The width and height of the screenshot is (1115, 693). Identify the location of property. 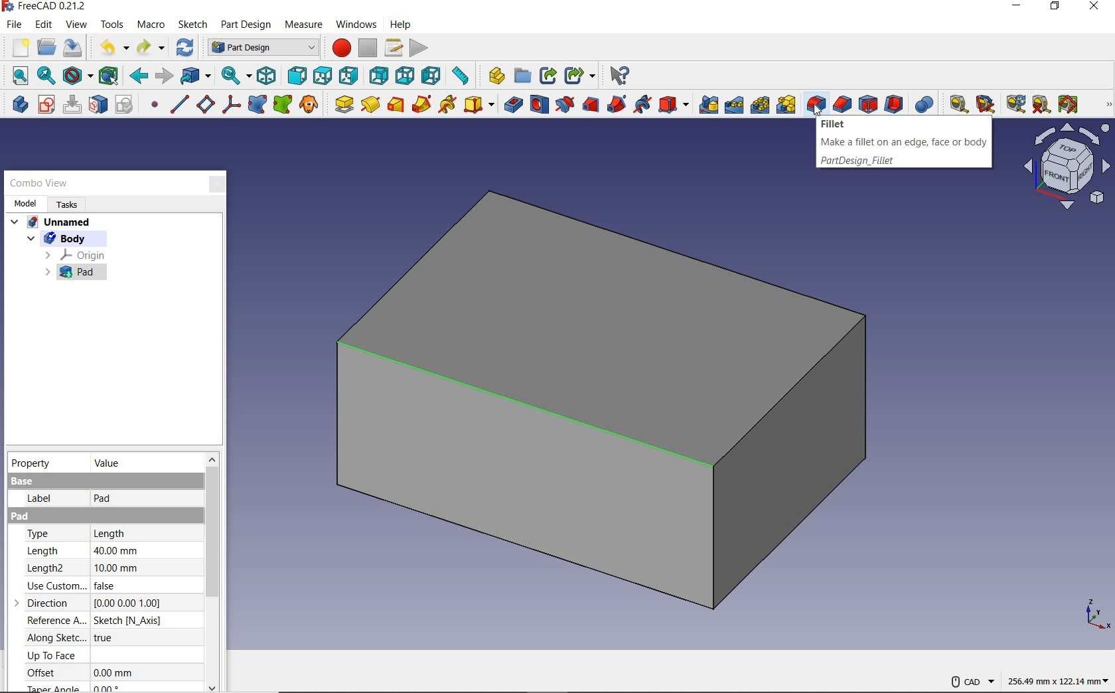
(33, 463).